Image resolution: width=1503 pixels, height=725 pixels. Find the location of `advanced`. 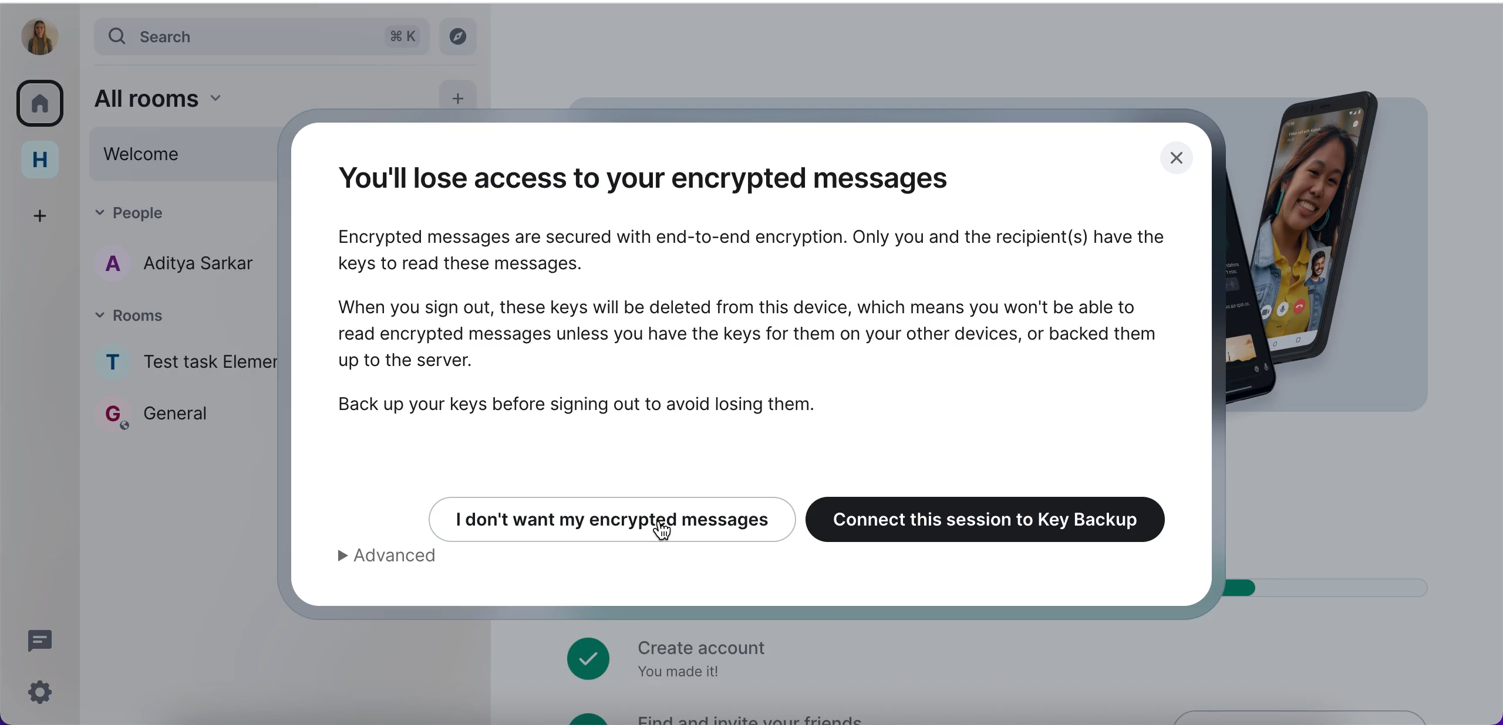

advanced is located at coordinates (400, 560).